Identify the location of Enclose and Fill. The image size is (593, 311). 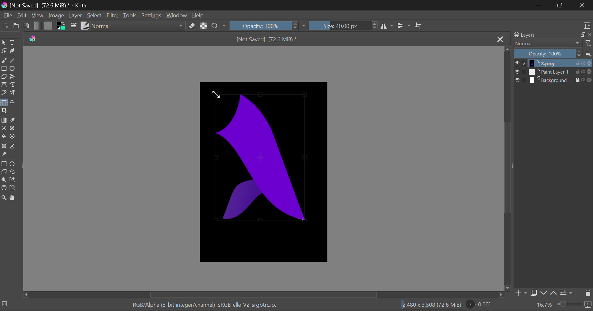
(14, 137).